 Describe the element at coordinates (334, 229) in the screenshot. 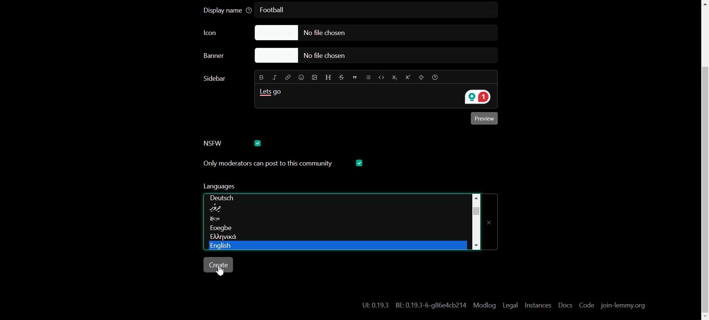

I see `Language` at that location.